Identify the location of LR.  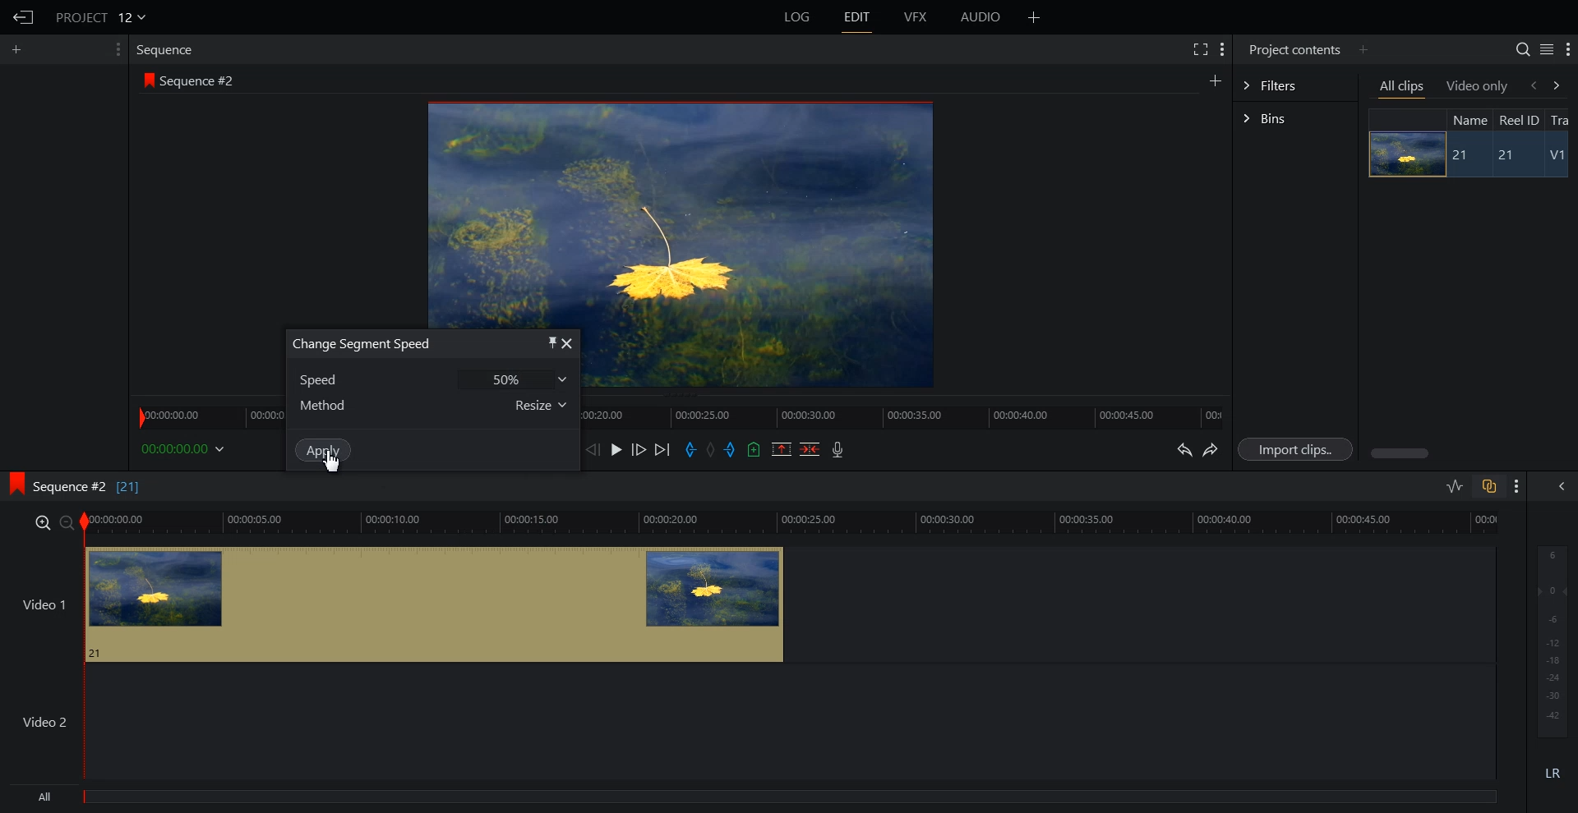
(1553, 770).